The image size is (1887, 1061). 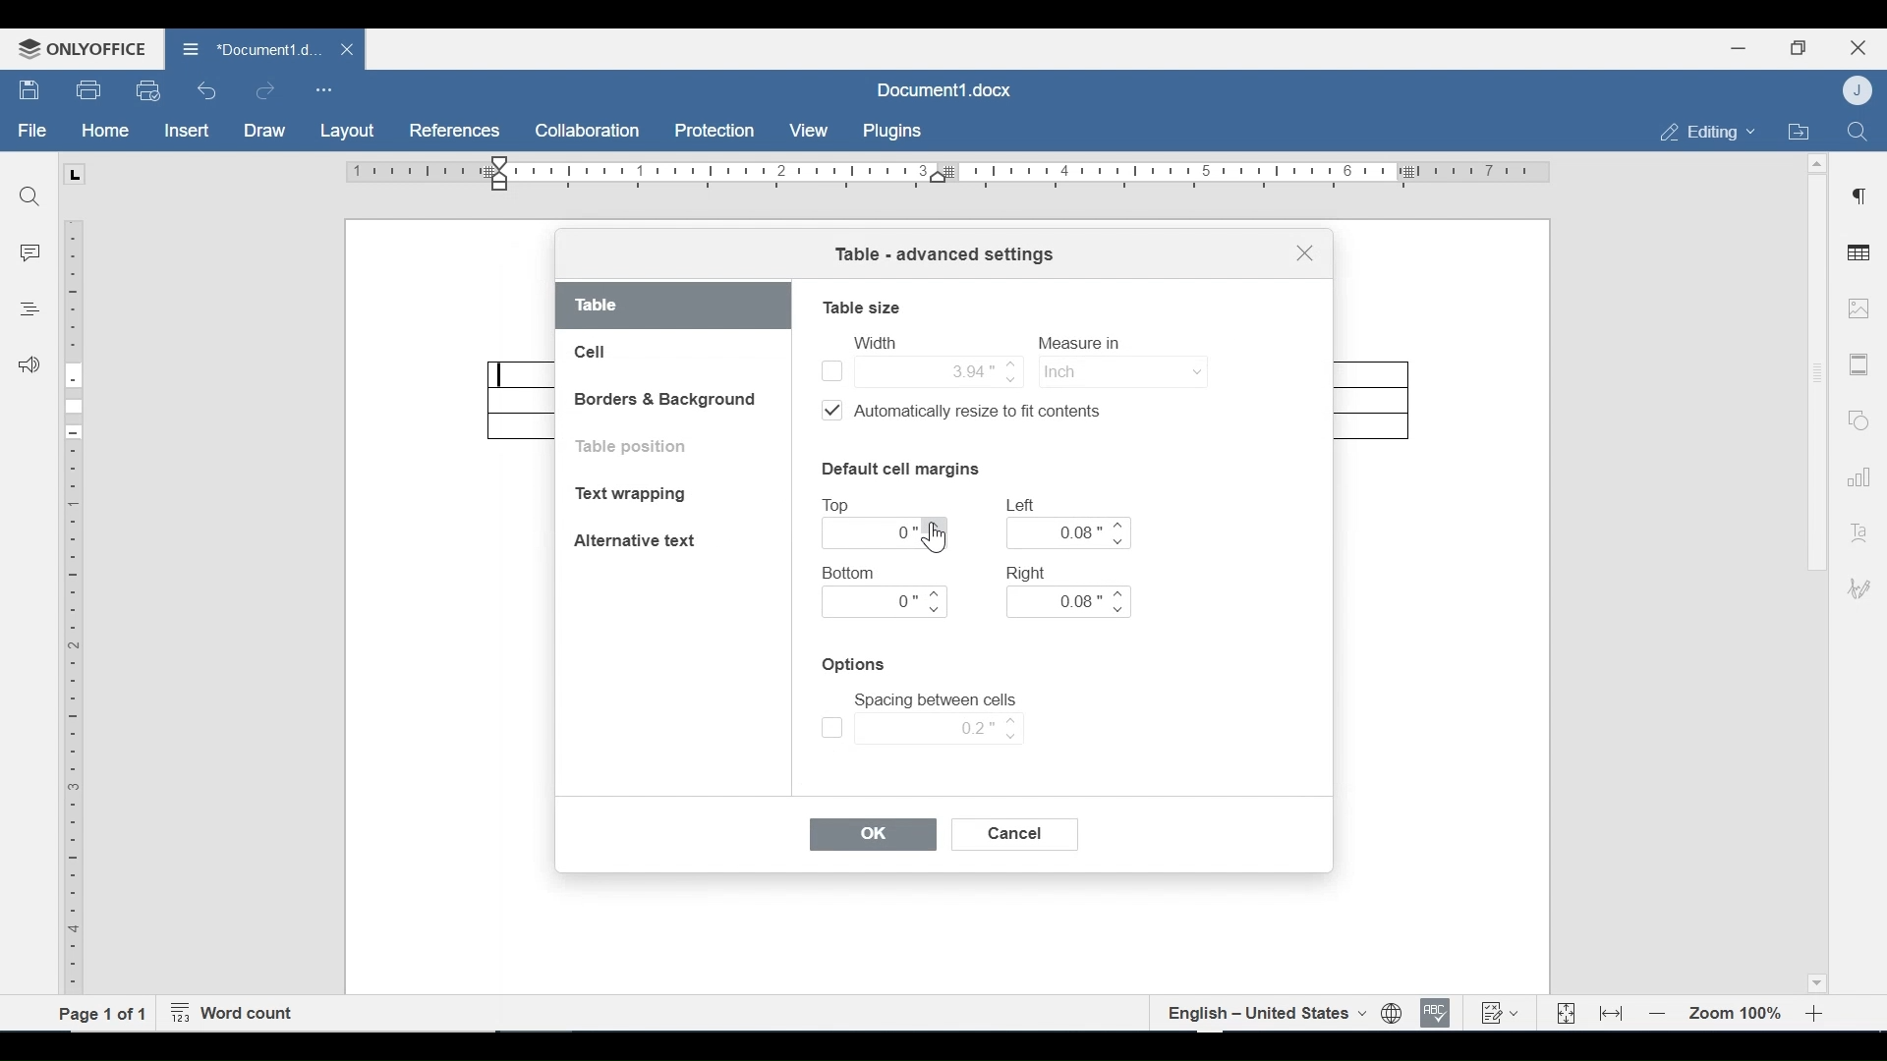 What do you see at coordinates (185, 131) in the screenshot?
I see `Insert` at bounding box center [185, 131].